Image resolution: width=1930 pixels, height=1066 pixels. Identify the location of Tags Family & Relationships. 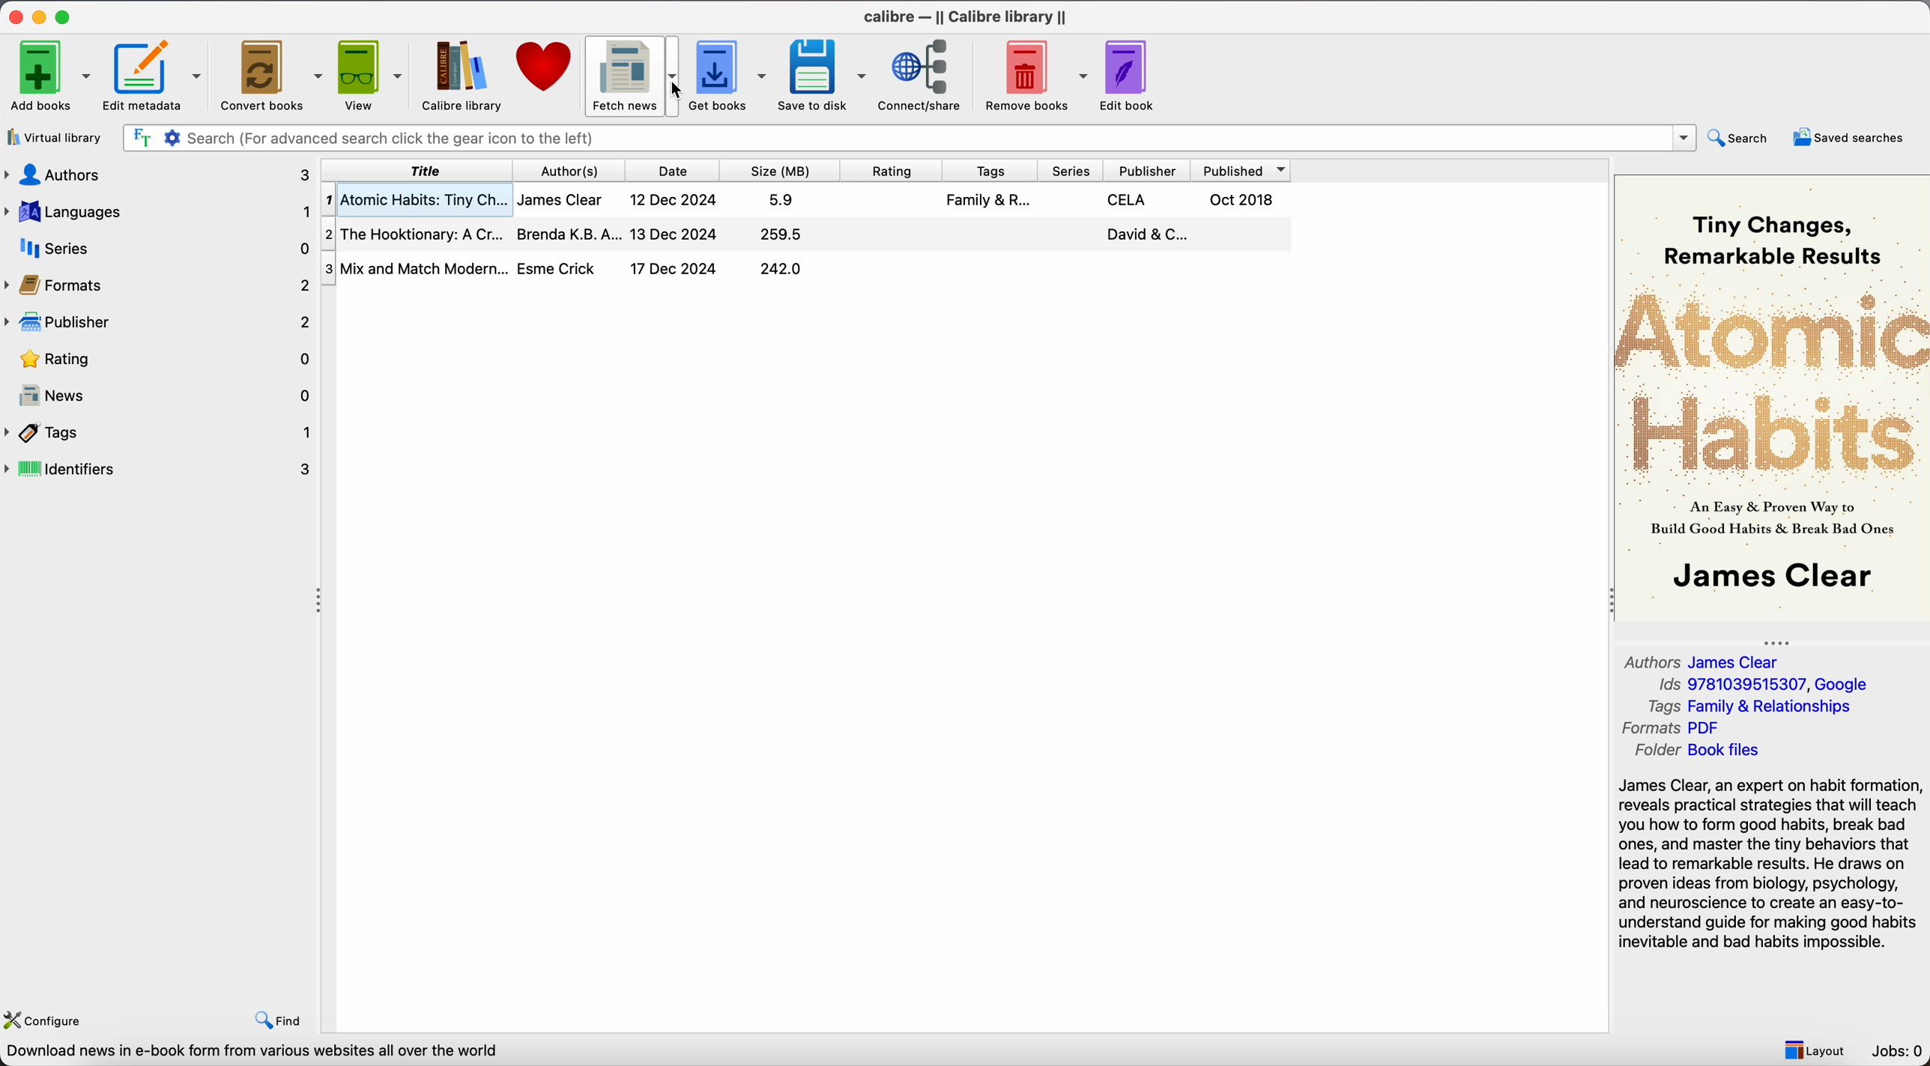
(1756, 706).